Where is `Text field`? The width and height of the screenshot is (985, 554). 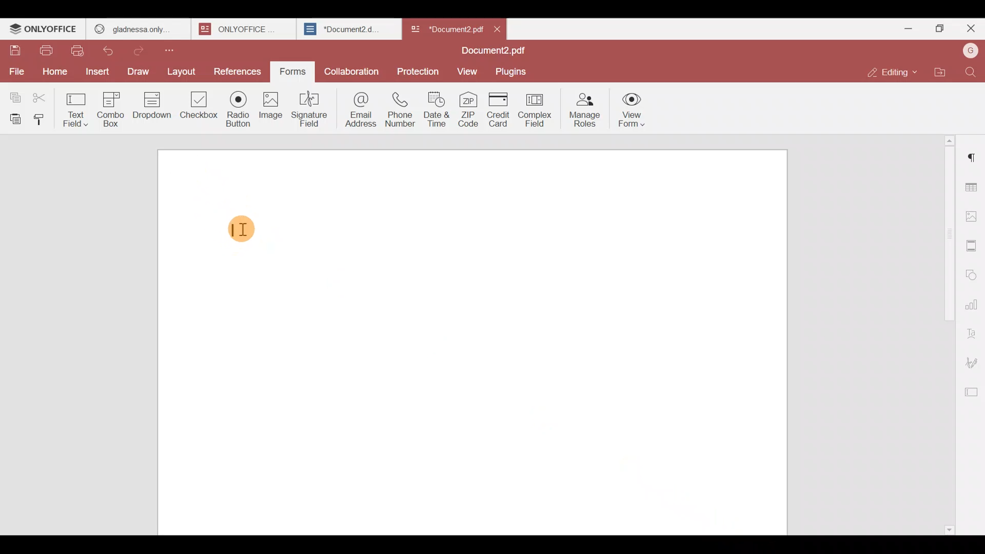
Text field is located at coordinates (74, 107).